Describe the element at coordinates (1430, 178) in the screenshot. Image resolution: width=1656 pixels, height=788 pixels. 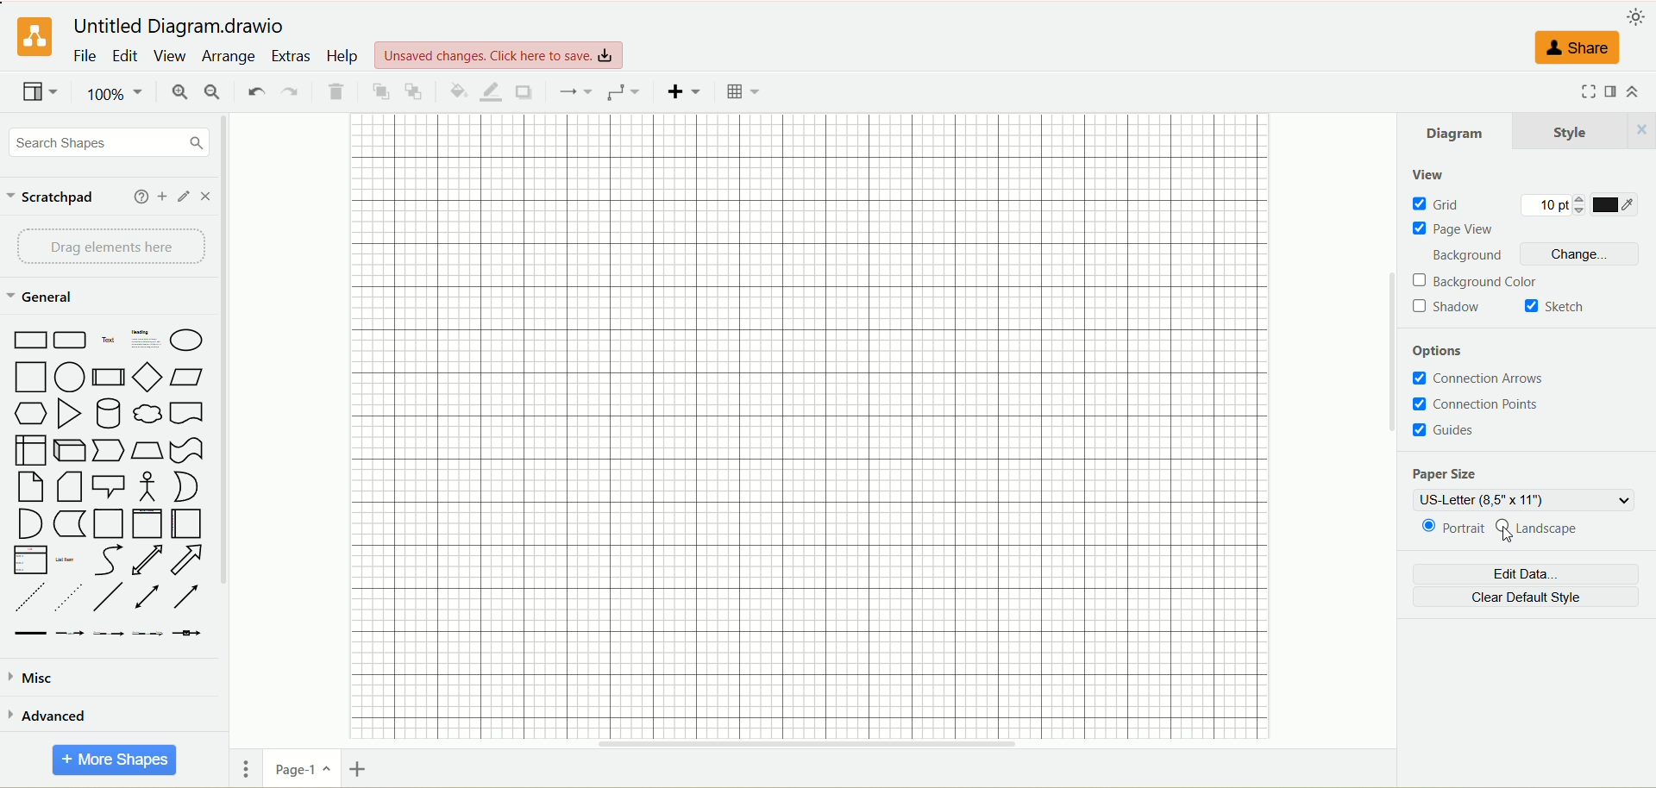
I see `view` at that location.